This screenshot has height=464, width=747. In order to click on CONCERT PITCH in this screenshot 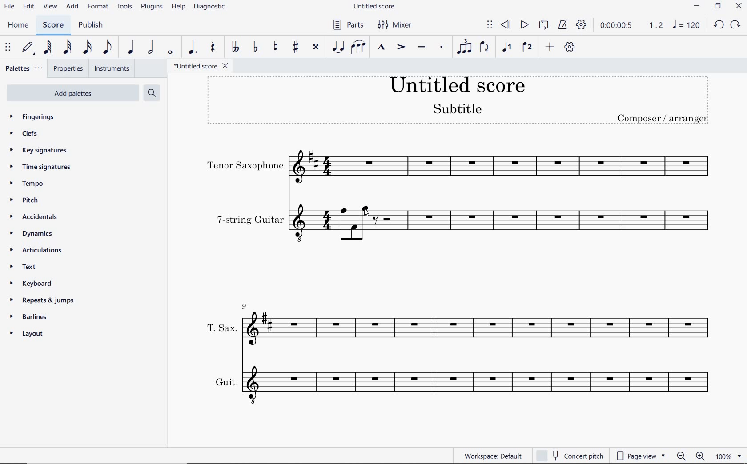, I will do `click(570, 456)`.